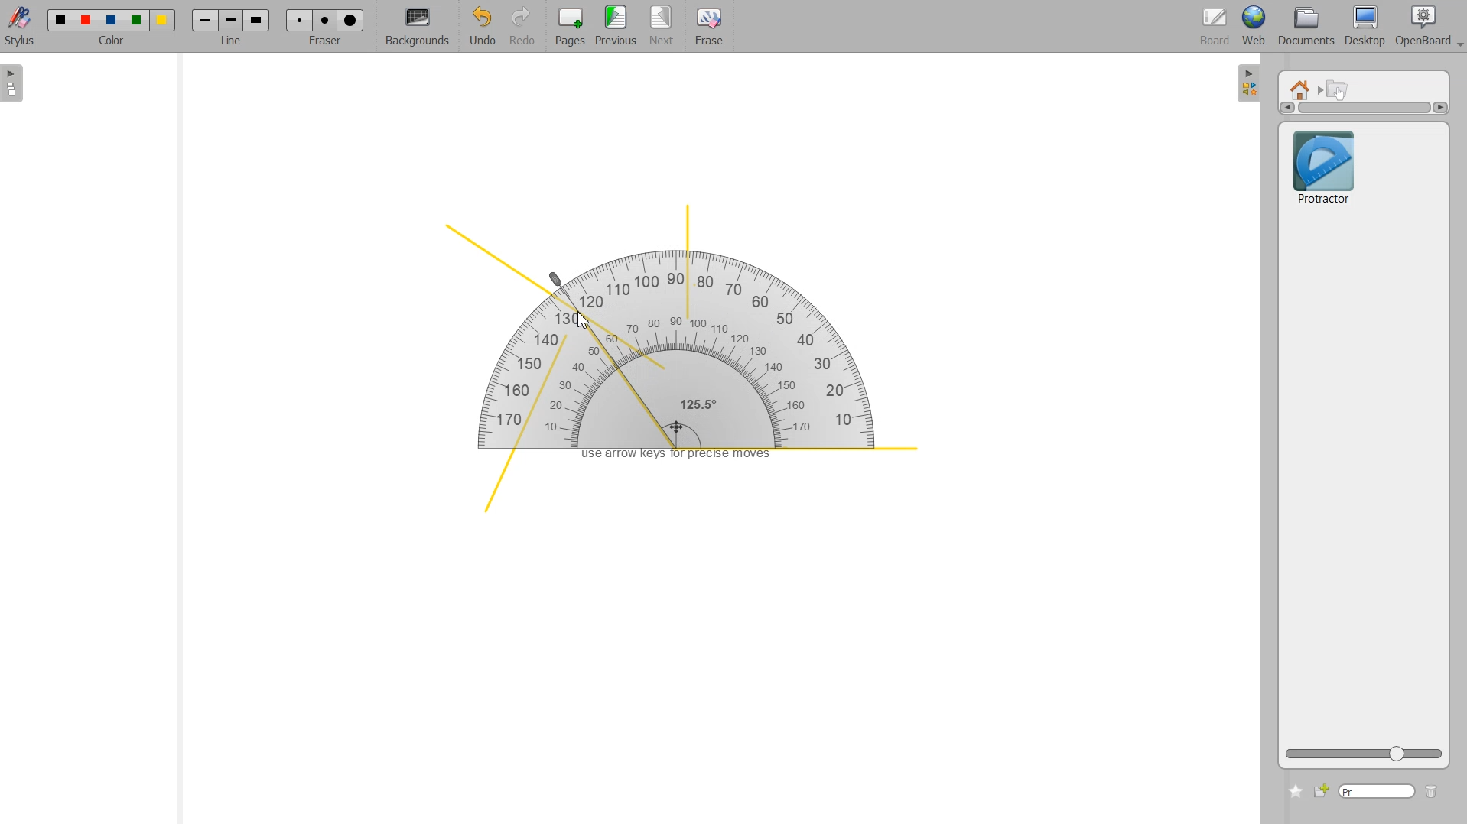 This screenshot has width=1467, height=824. What do you see at coordinates (663, 27) in the screenshot?
I see `Next` at bounding box center [663, 27].